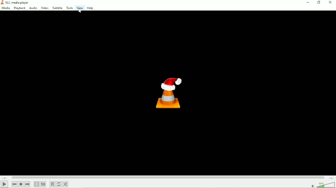  Describe the element at coordinates (27, 184) in the screenshot. I see `Next` at that location.